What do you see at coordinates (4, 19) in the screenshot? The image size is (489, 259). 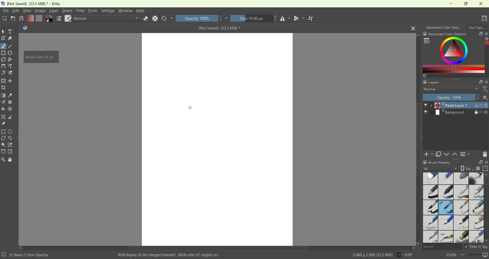 I see `create a new document` at bounding box center [4, 19].